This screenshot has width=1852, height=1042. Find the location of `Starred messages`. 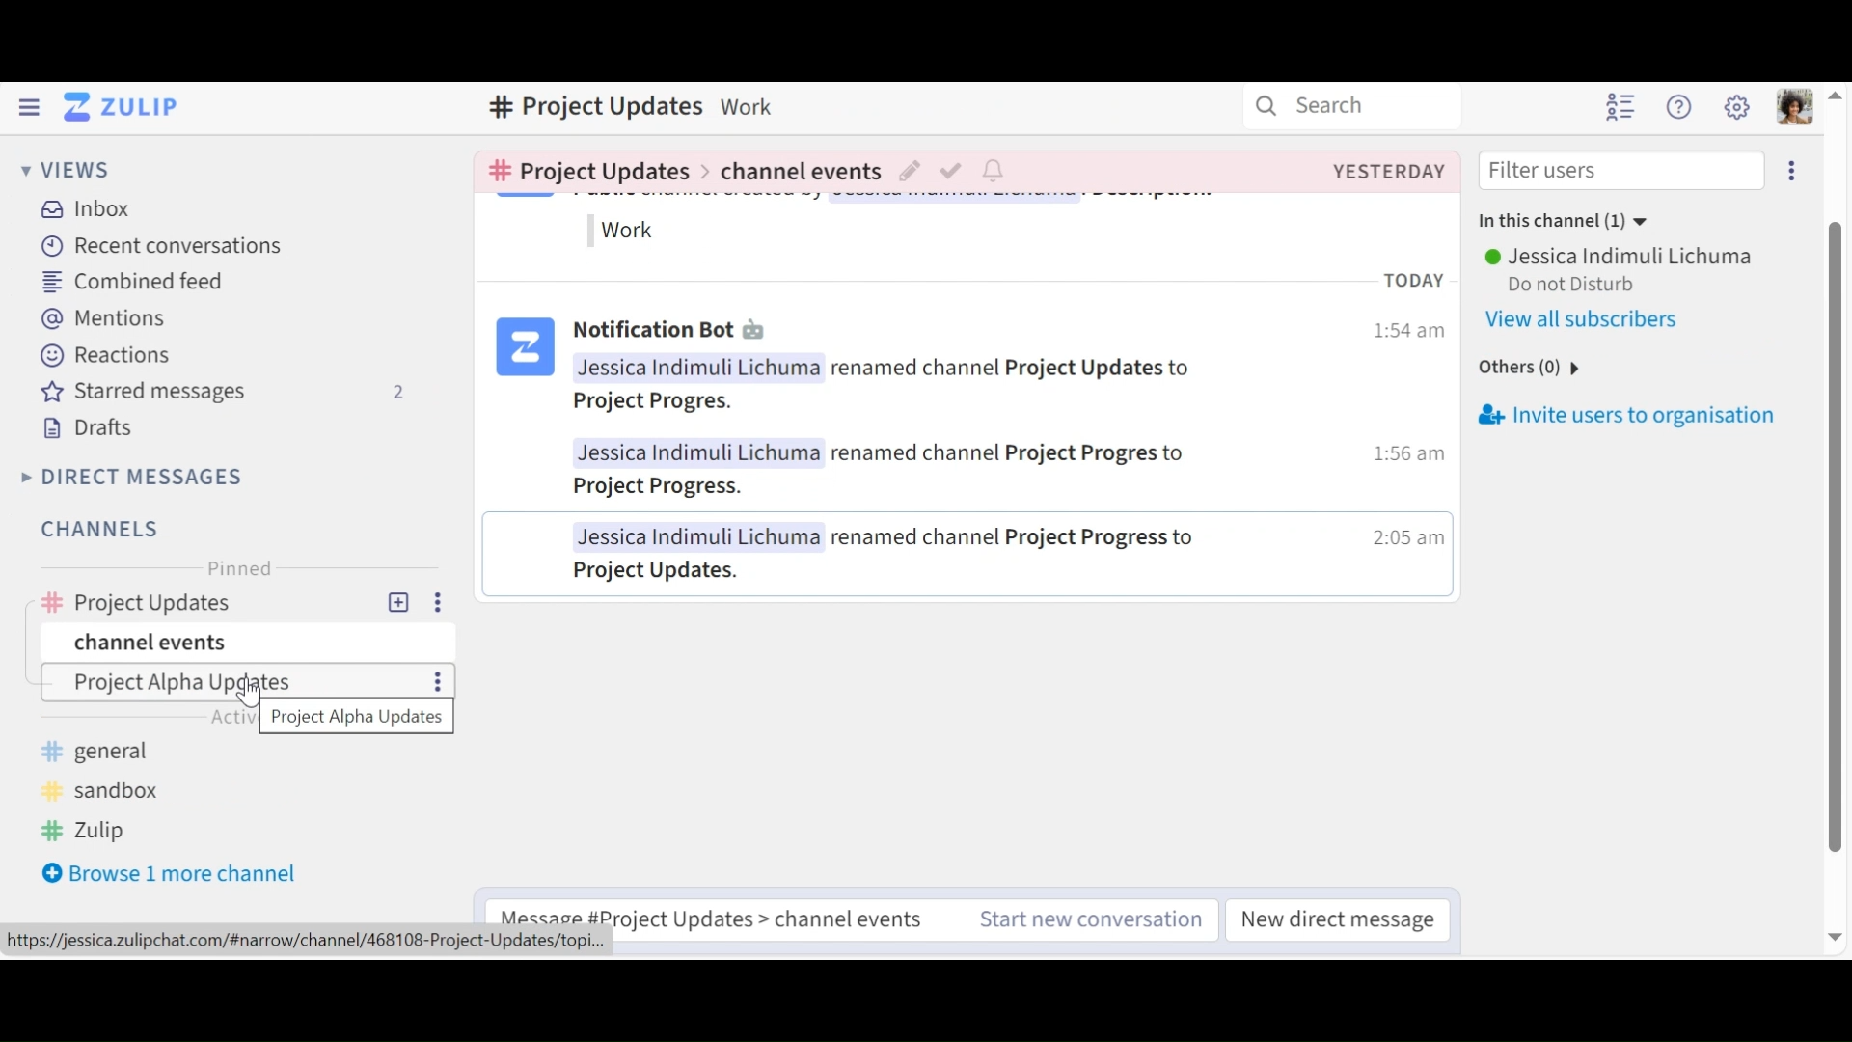

Starred messages is located at coordinates (219, 393).